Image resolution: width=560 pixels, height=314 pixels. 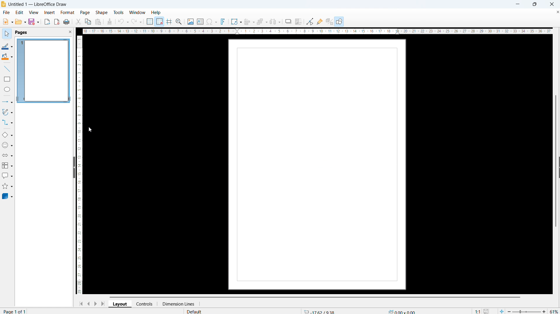 I want to click on help, so click(x=156, y=13).